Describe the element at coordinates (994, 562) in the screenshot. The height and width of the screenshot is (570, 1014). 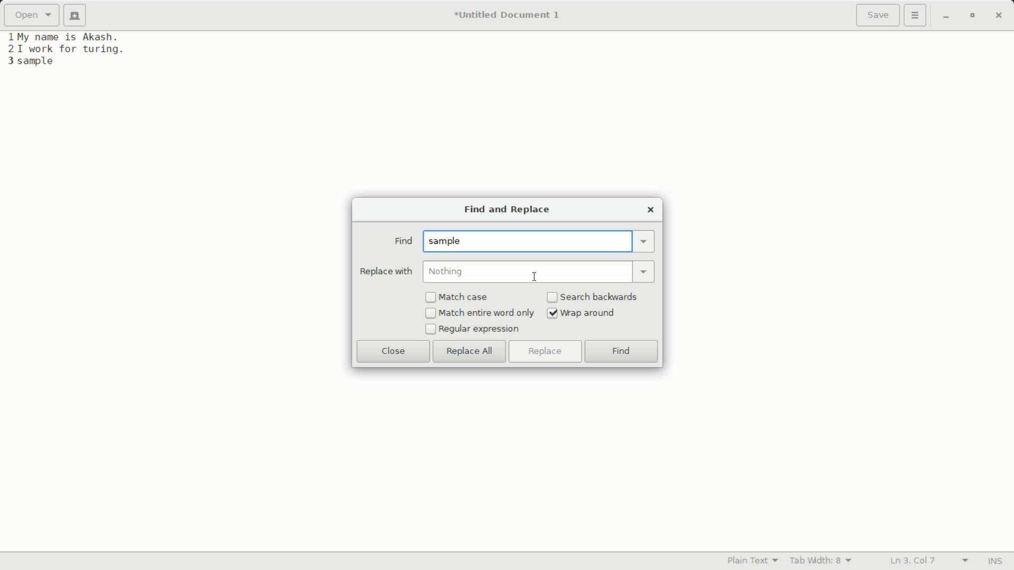
I see `INS` at that location.